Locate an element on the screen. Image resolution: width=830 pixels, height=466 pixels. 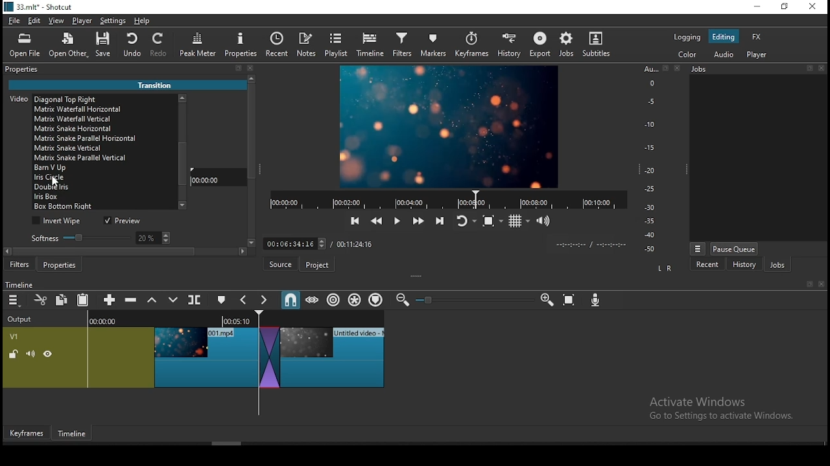
scroll bar is located at coordinates (252, 165).